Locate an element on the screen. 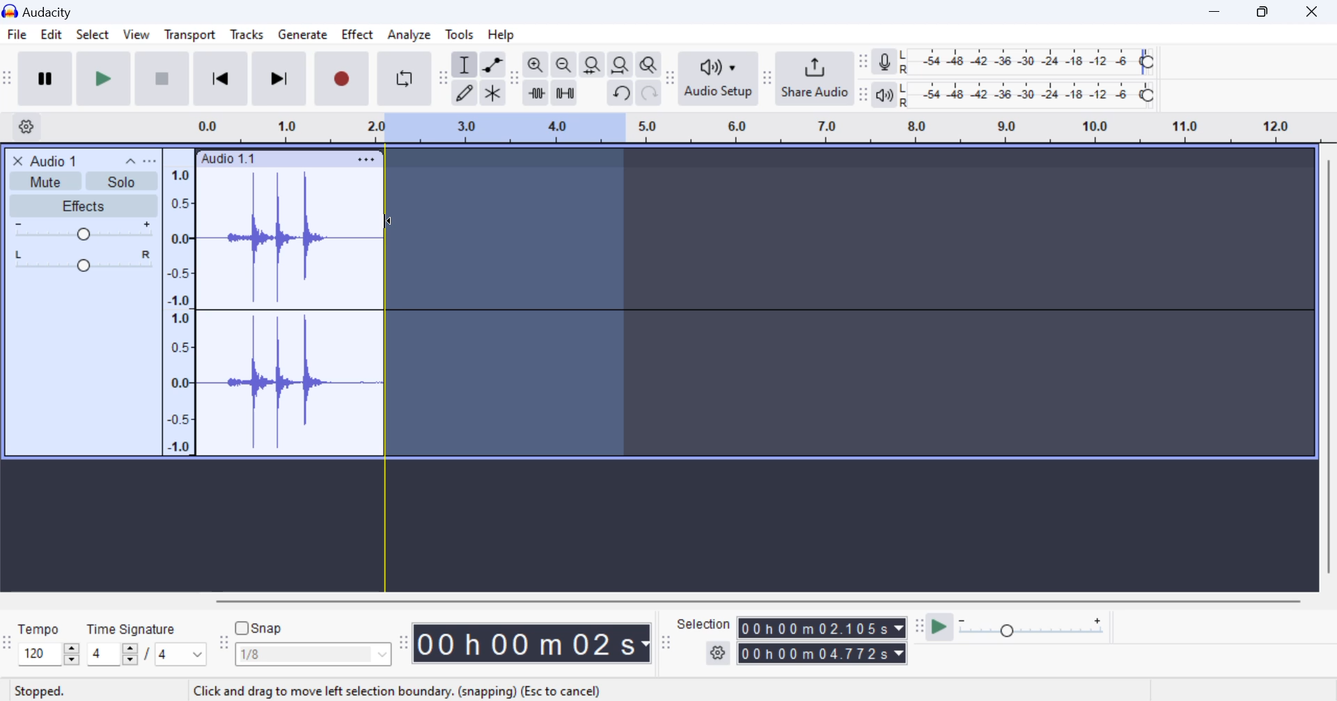 Image resolution: width=1337 pixels, height=701 pixels. Audio Clip is located at coordinates (289, 312).